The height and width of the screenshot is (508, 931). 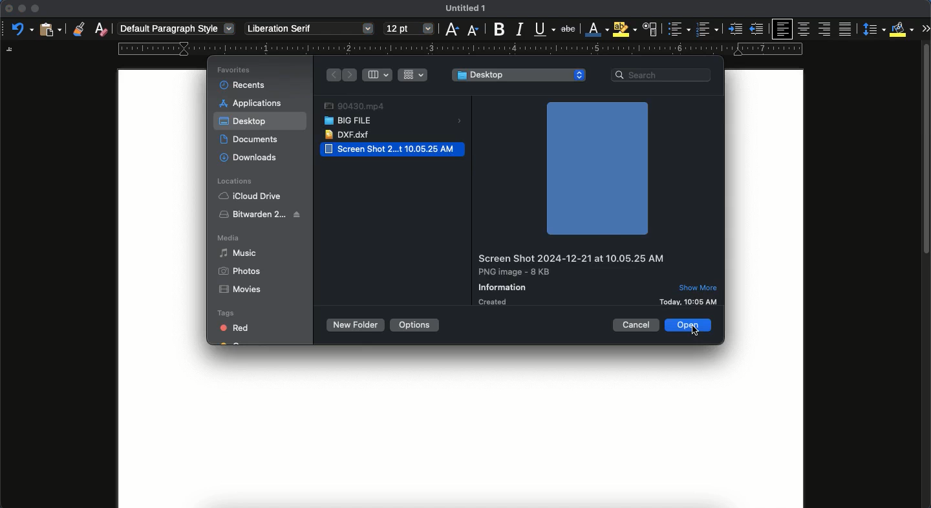 What do you see at coordinates (393, 149) in the screenshot?
I see `Screen Shot 2...t 10.05.25 AM image` at bounding box center [393, 149].